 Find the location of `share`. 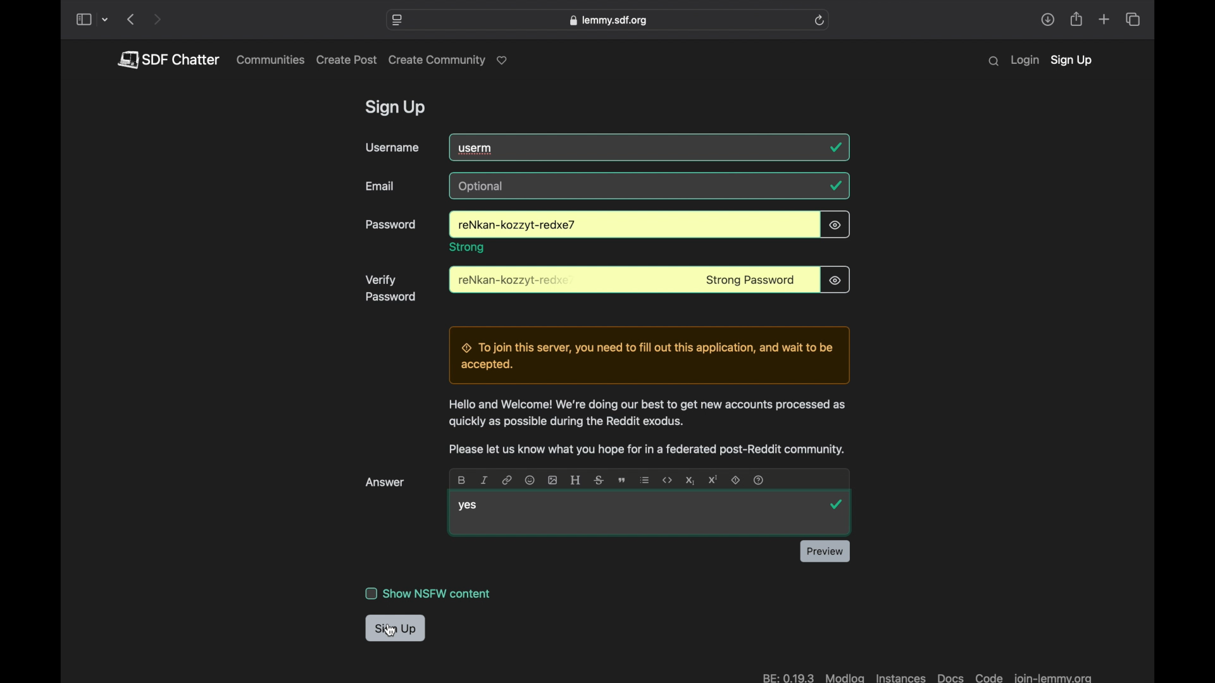

share is located at coordinates (1047, 20).